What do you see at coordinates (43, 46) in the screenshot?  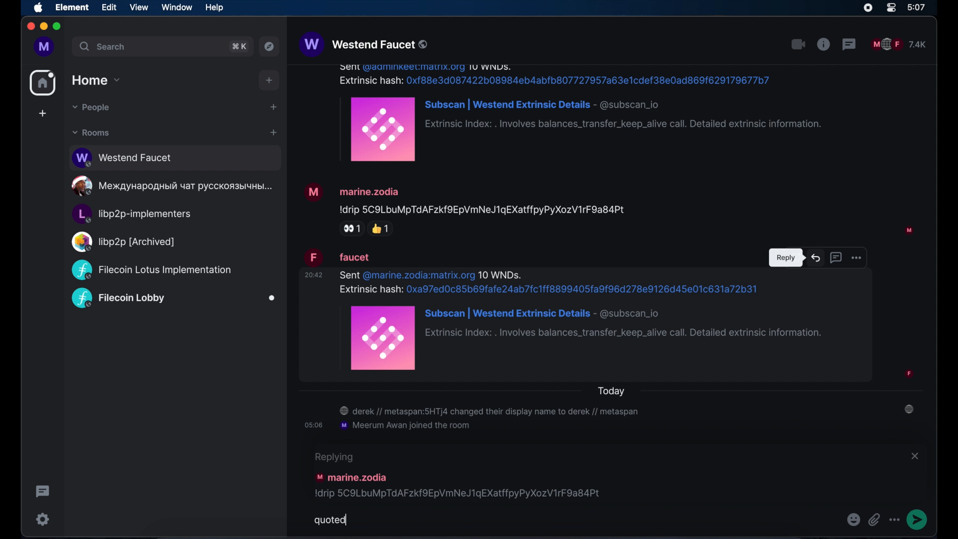 I see `profile` at bounding box center [43, 46].